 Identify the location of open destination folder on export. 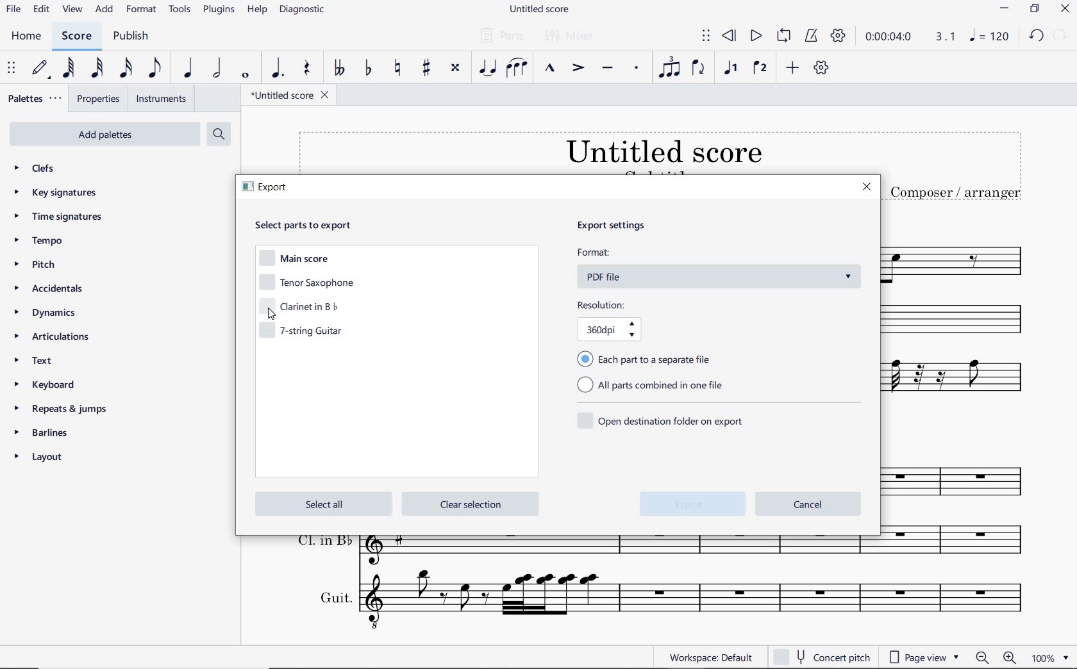
(662, 419).